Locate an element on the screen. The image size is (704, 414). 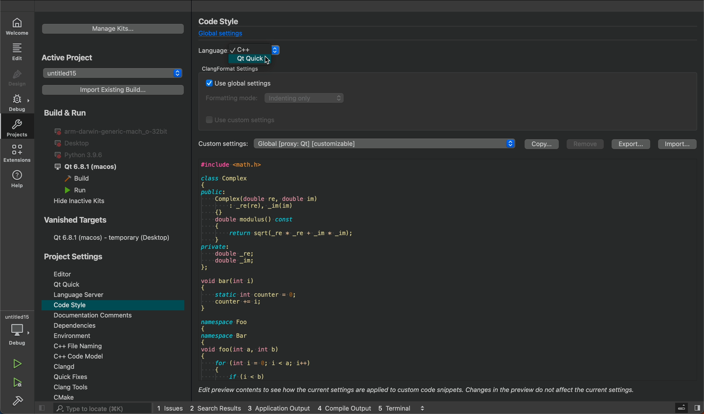
design is located at coordinates (16, 76).